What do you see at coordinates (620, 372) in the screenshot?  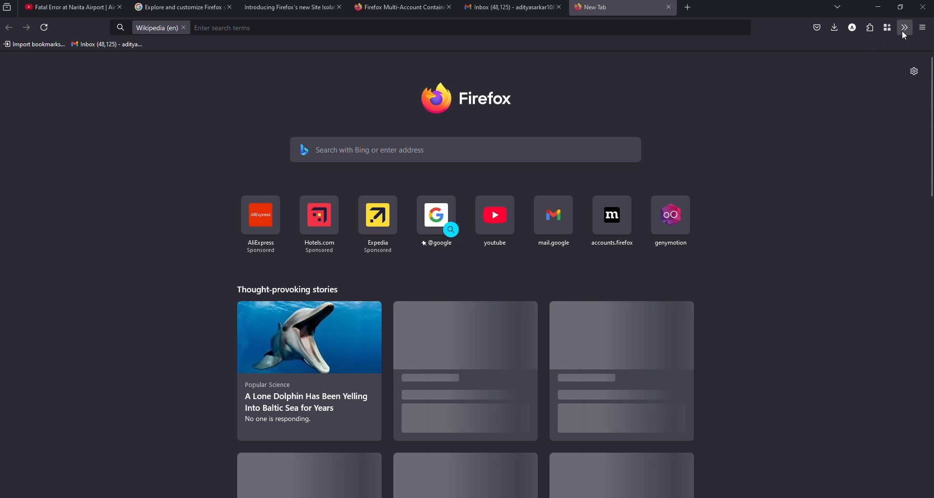 I see `stories` at bounding box center [620, 372].